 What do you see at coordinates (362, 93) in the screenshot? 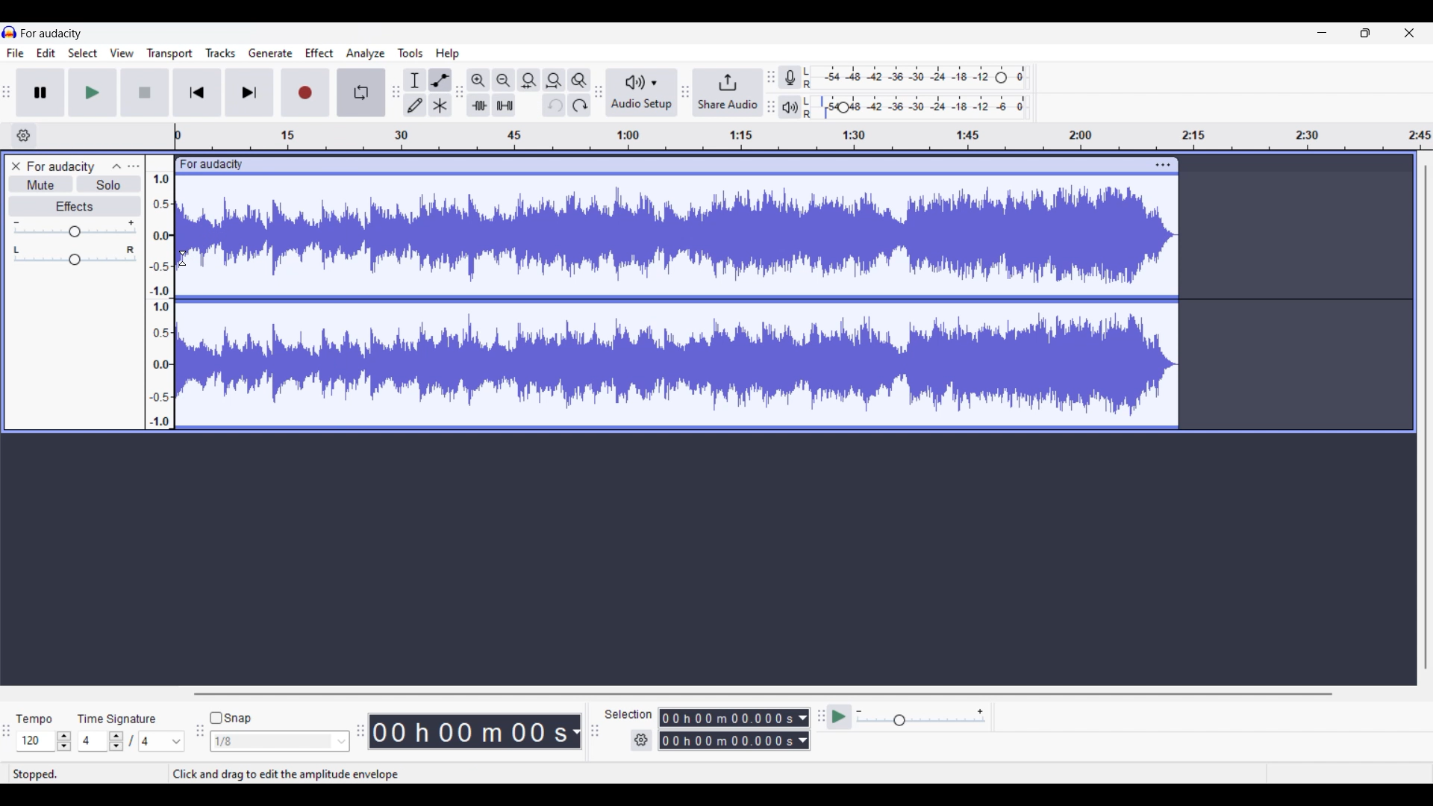
I see `Enable looping` at bounding box center [362, 93].